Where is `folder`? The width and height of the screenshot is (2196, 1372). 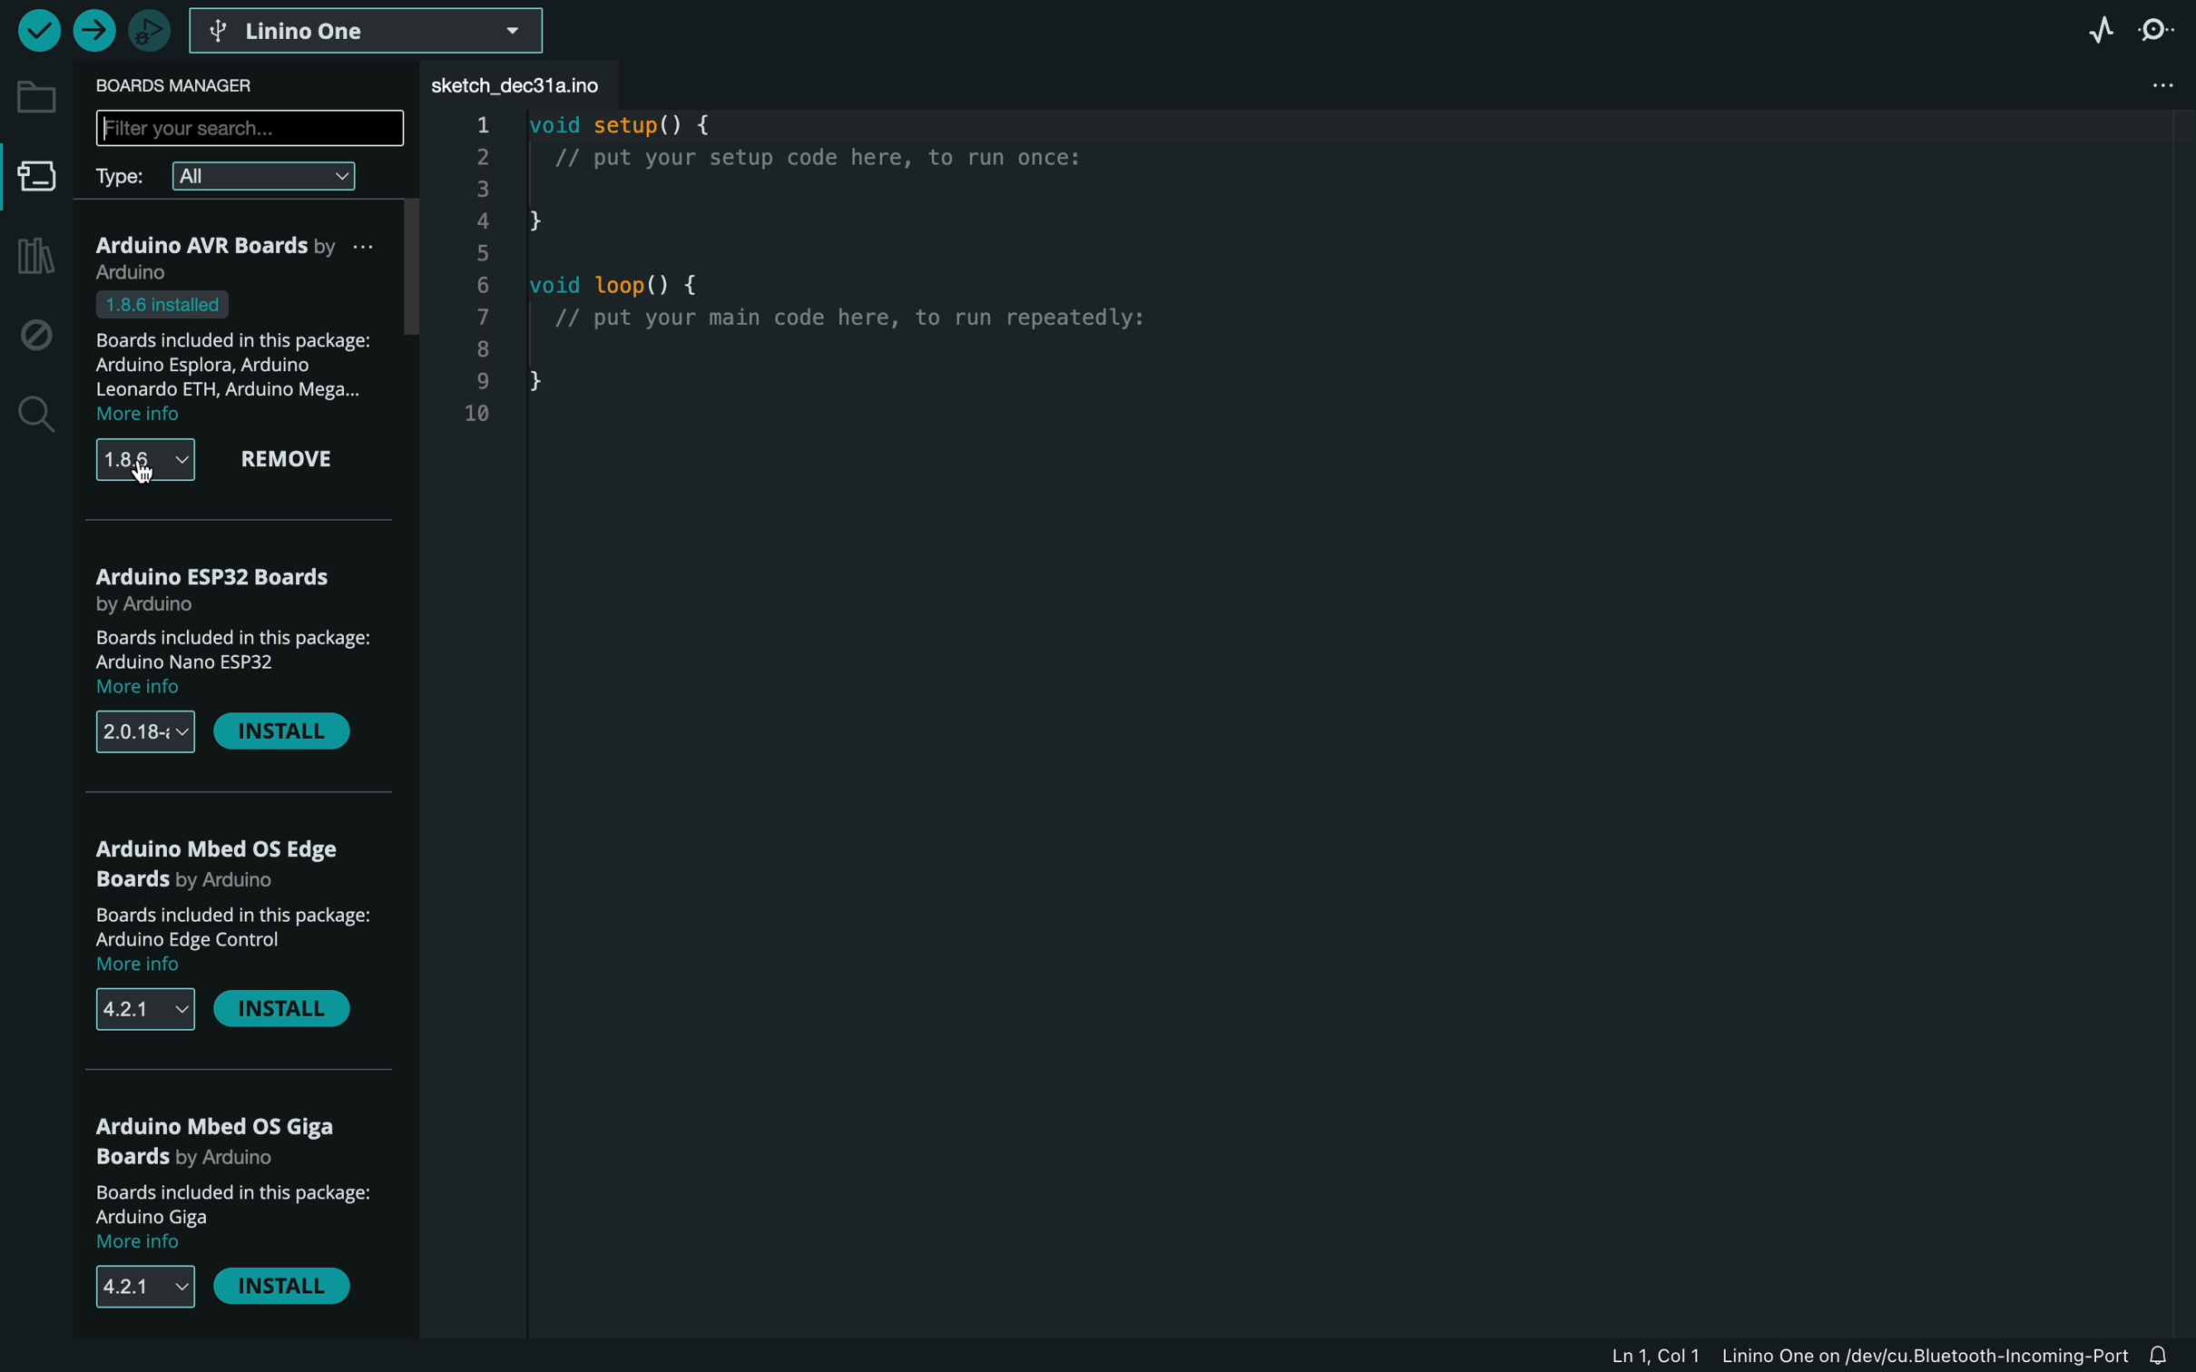
folder is located at coordinates (36, 97).